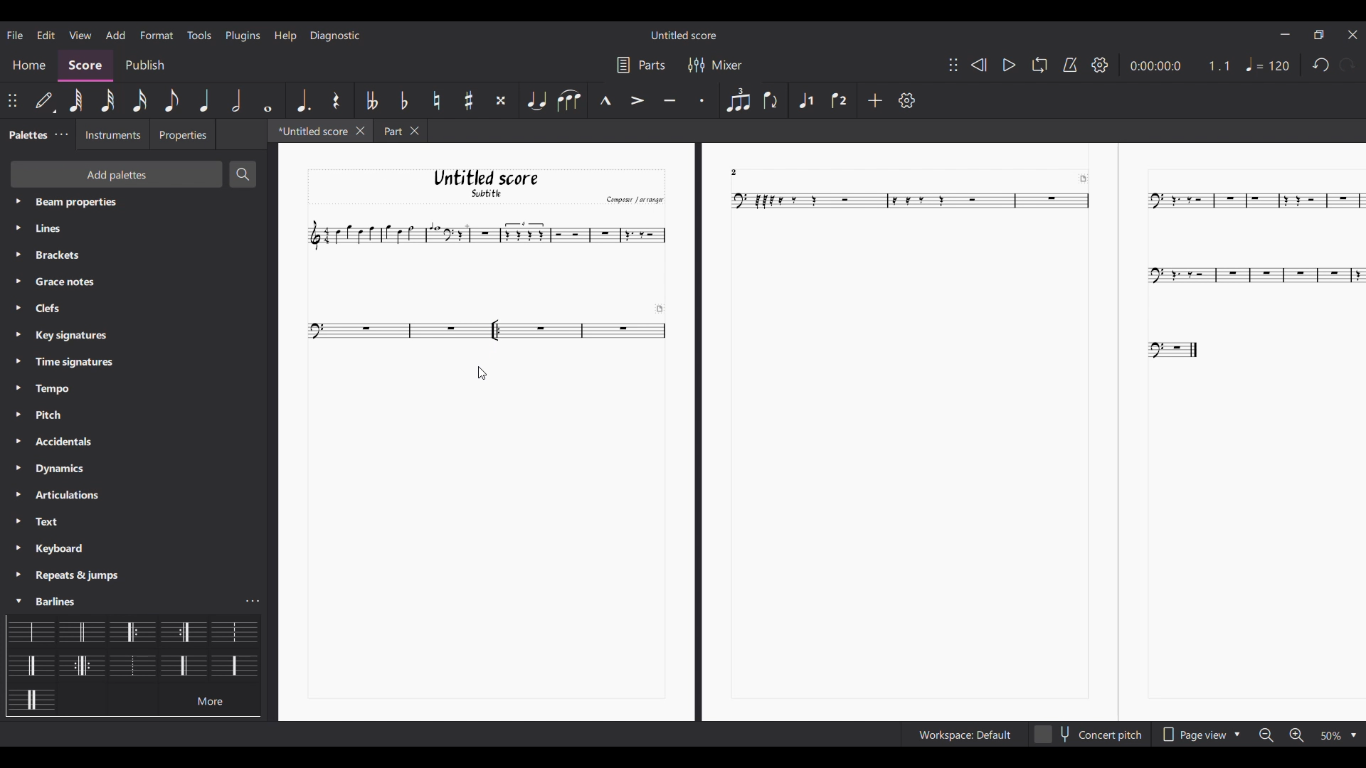 The height and width of the screenshot is (768, 1366). What do you see at coordinates (33, 630) in the screenshot?
I see `Barline options` at bounding box center [33, 630].